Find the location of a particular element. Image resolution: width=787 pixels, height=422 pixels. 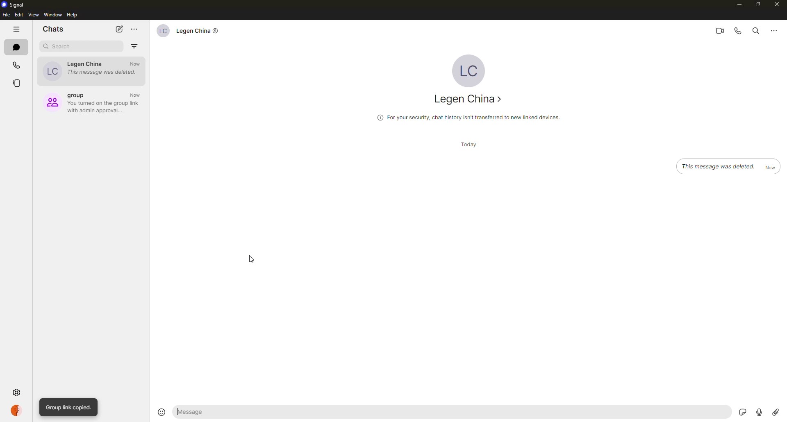

chats is located at coordinates (17, 48).